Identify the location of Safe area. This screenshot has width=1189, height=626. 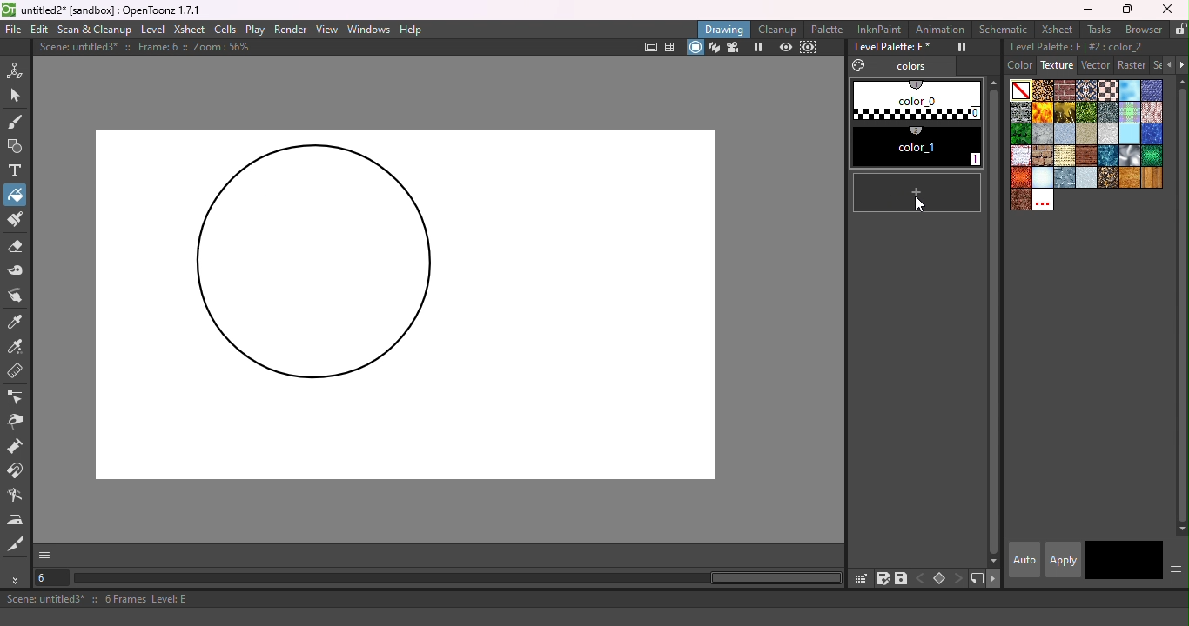
(651, 48).